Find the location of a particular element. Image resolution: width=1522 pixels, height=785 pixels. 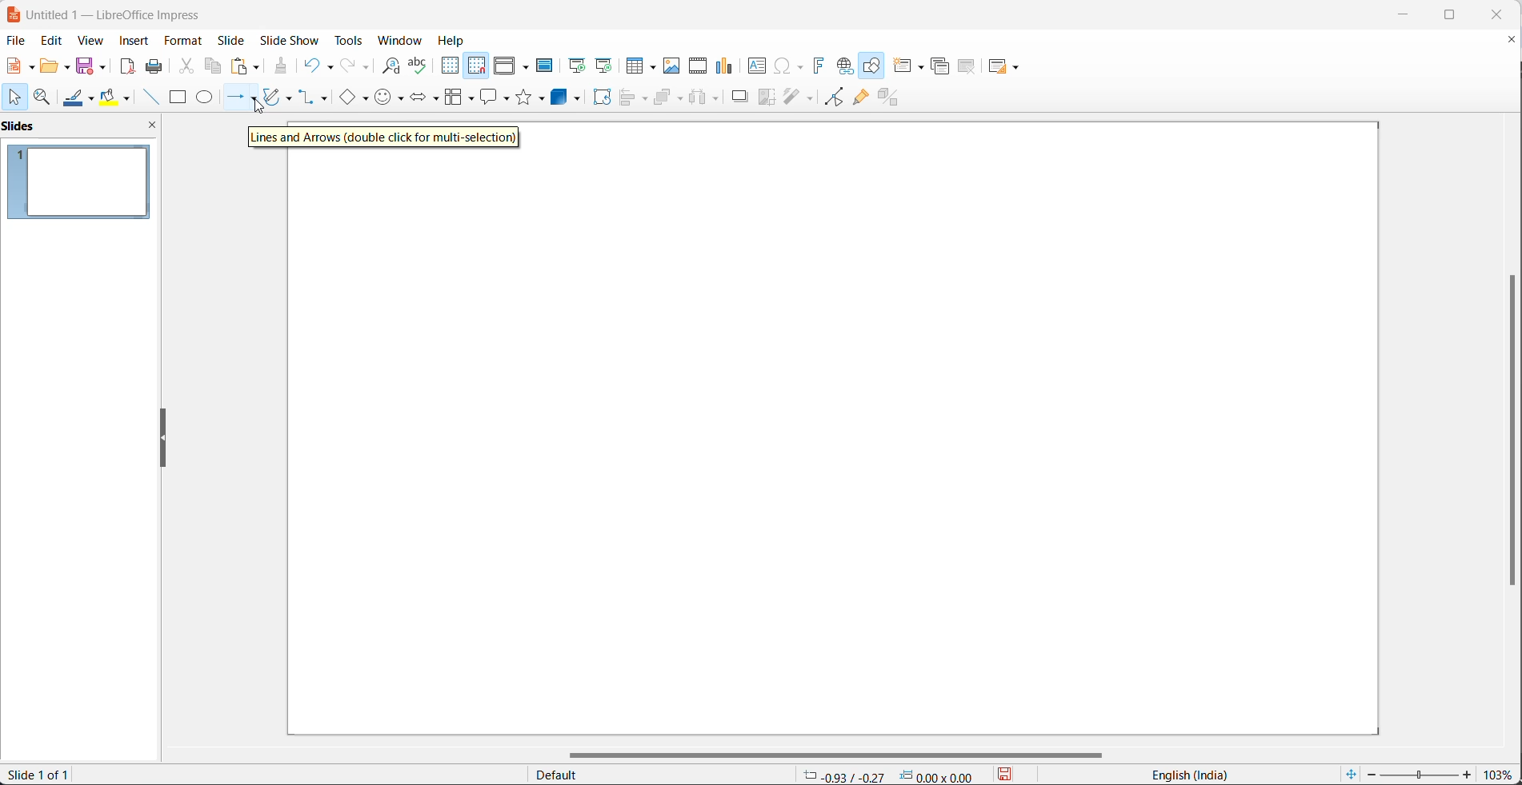

Help is located at coordinates (453, 41).